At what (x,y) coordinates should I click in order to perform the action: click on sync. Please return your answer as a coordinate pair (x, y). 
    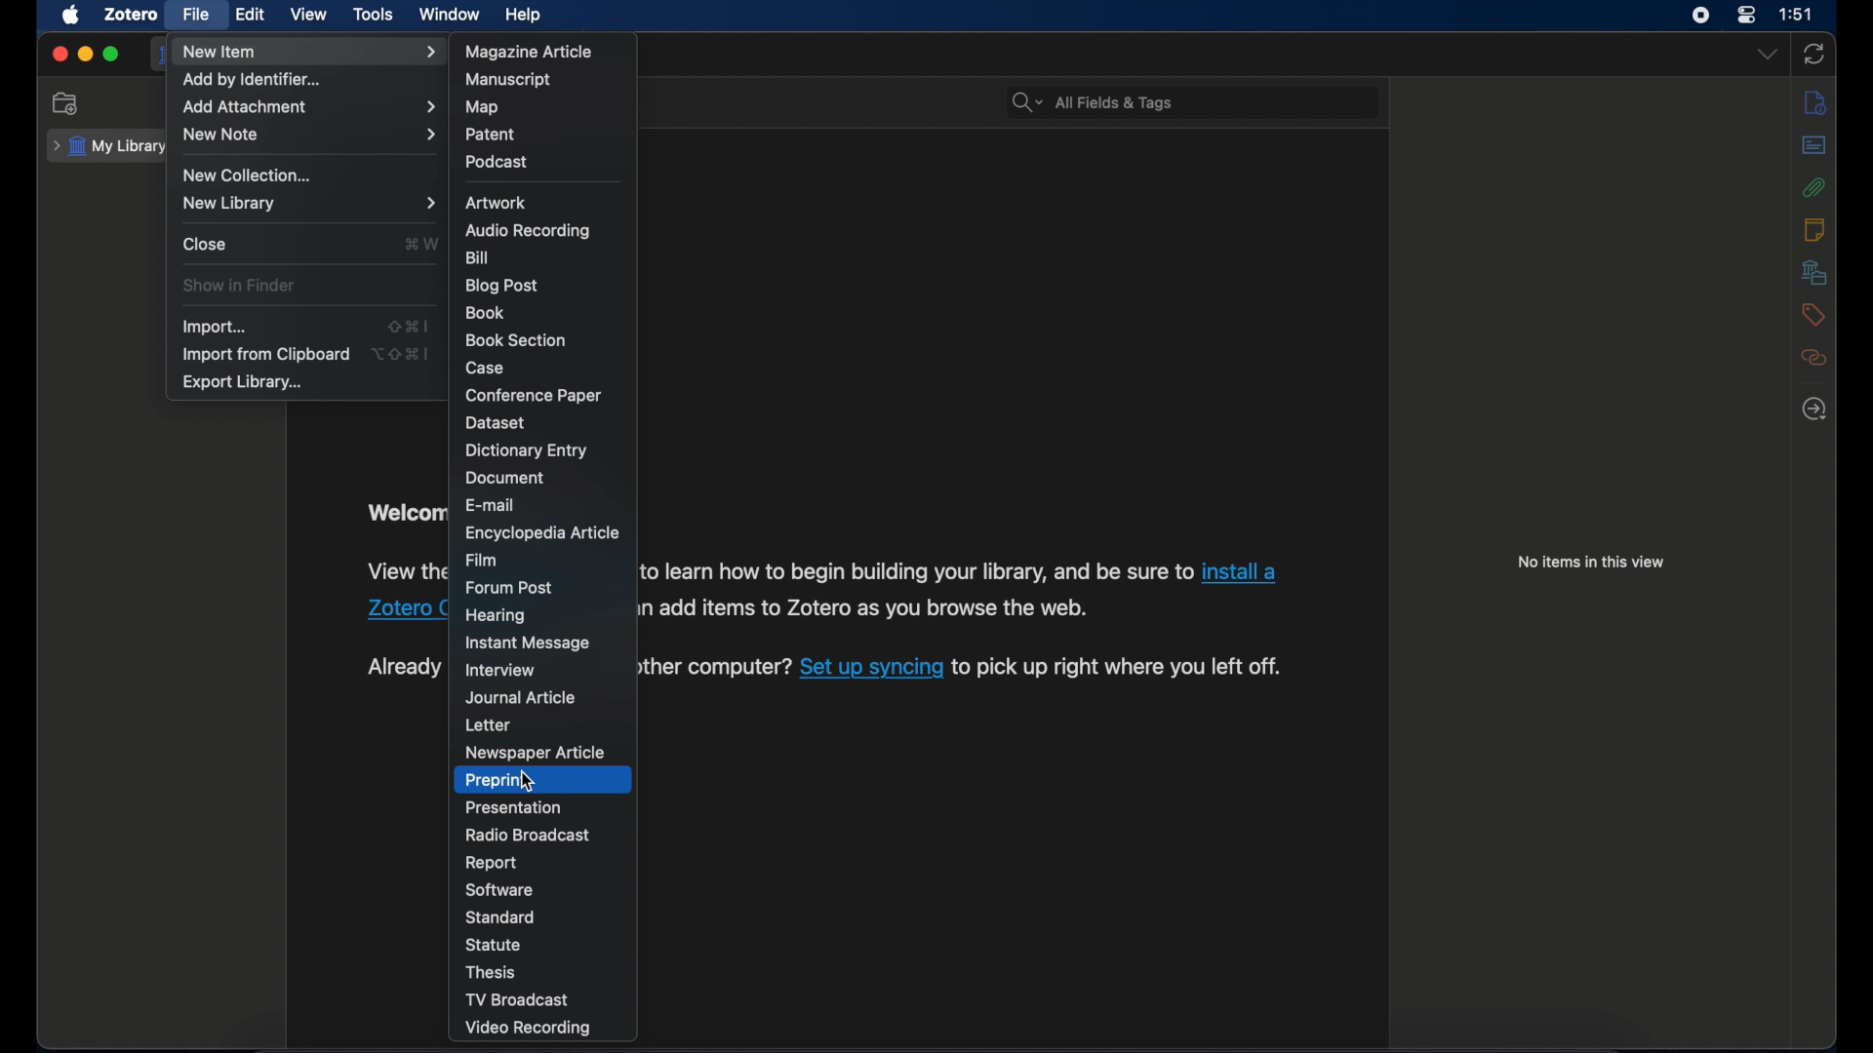
    Looking at the image, I should click on (1813, 54).